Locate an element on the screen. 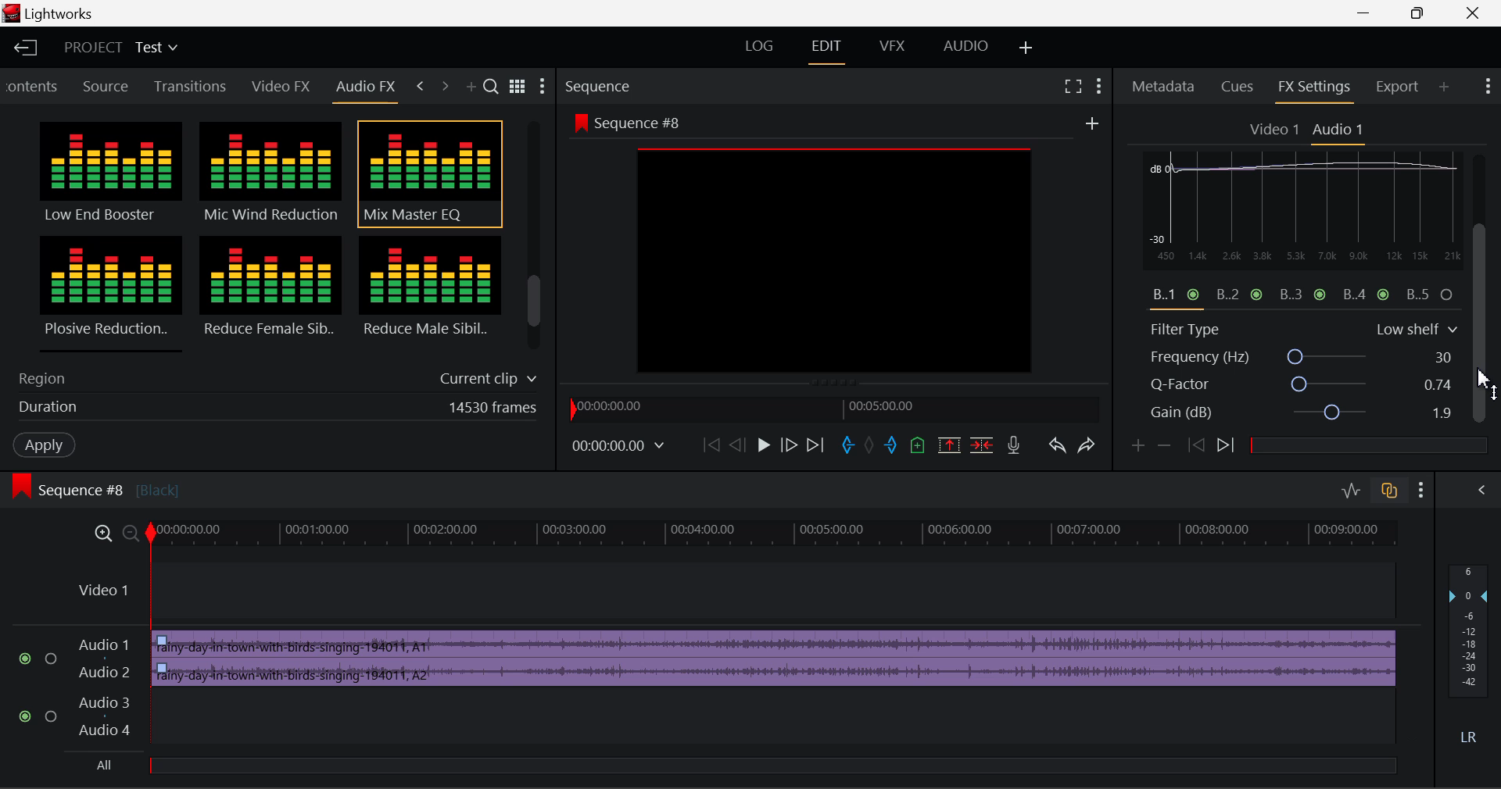 The width and height of the screenshot is (1501, 789). Add keyframe is located at coordinates (1135, 448).